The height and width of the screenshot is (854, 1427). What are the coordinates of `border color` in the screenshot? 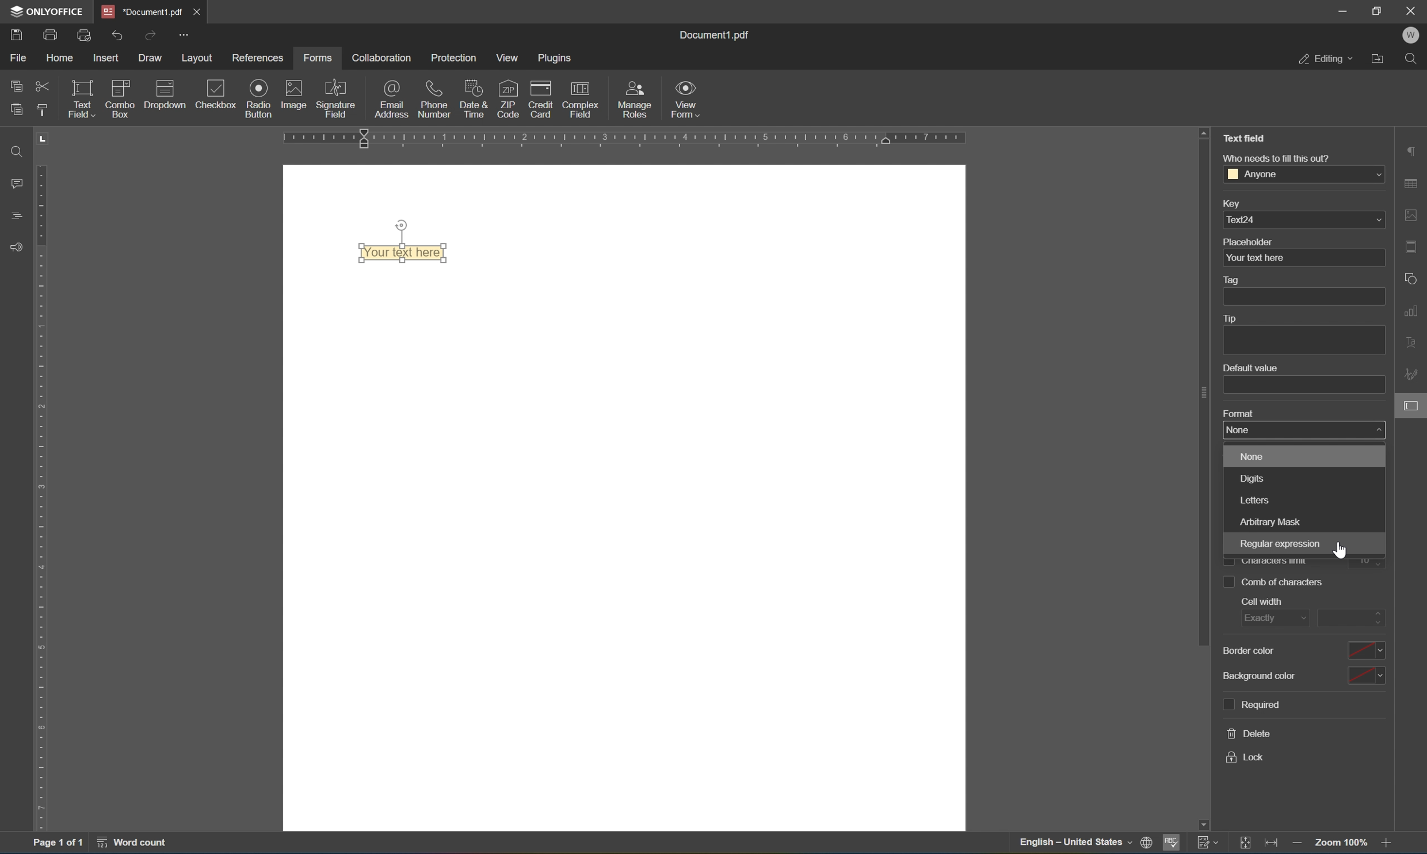 It's located at (1249, 652).